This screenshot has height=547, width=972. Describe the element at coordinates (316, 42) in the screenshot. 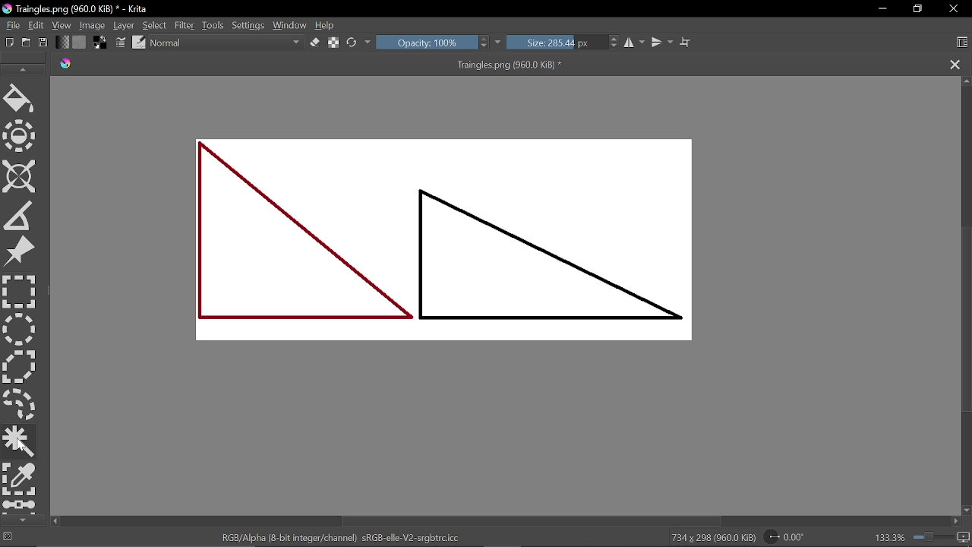

I see `Eraser tool` at that location.